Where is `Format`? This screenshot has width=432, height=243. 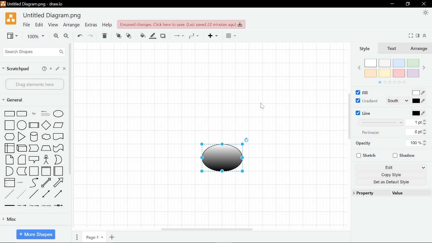
Format is located at coordinates (418, 36).